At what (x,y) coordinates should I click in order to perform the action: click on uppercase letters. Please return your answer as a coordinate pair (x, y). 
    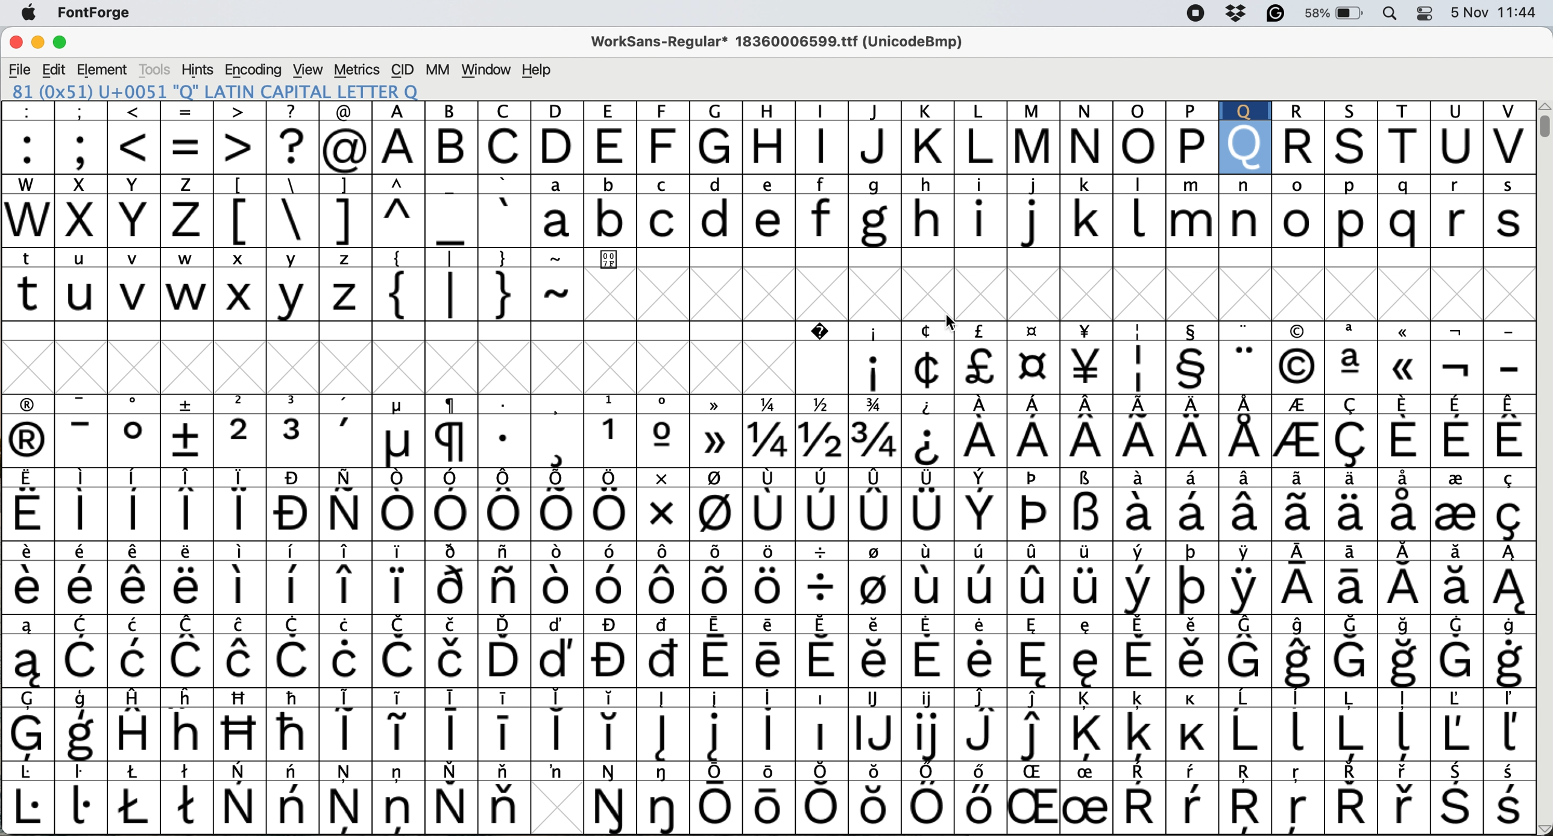
    Looking at the image, I should click on (107, 222).